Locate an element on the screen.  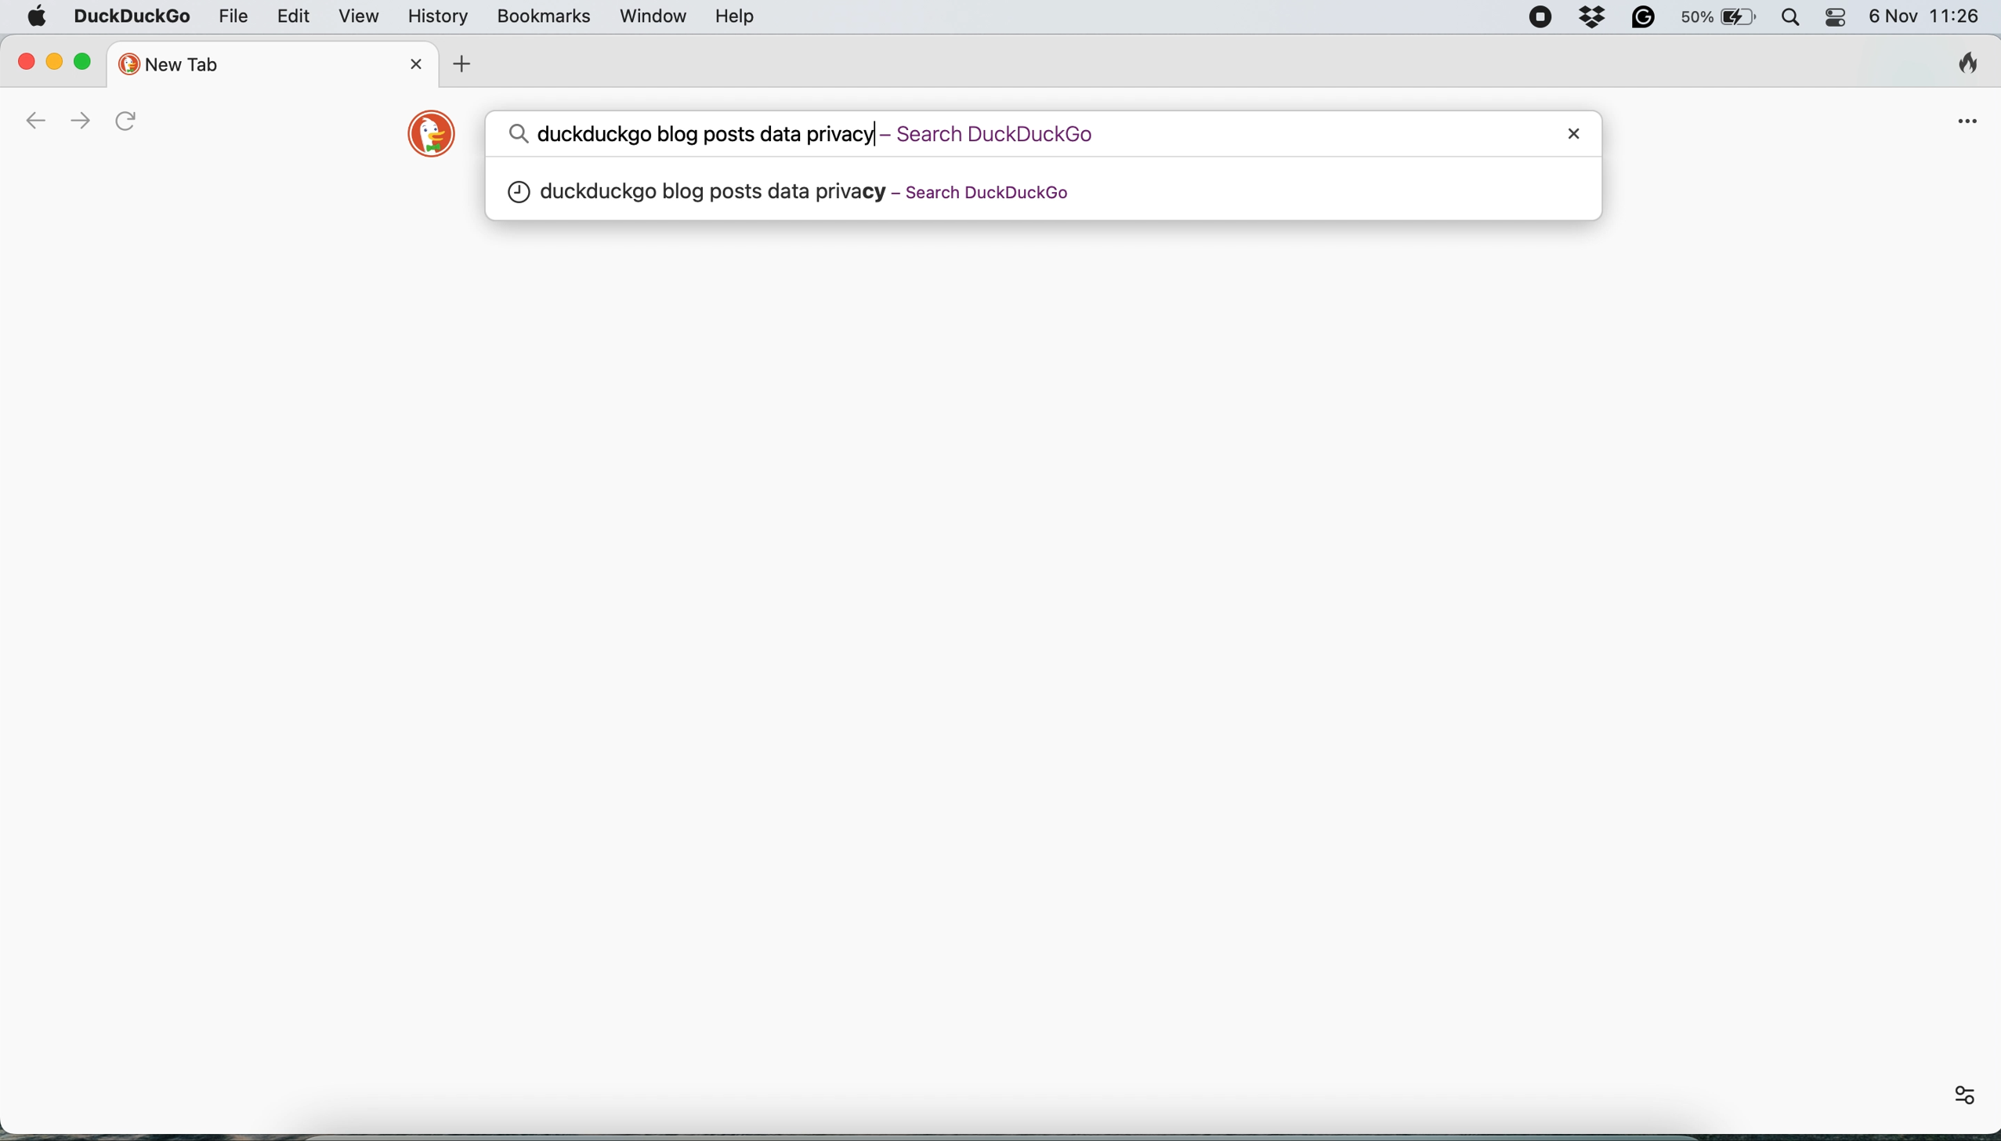
close is located at coordinates (404, 60).